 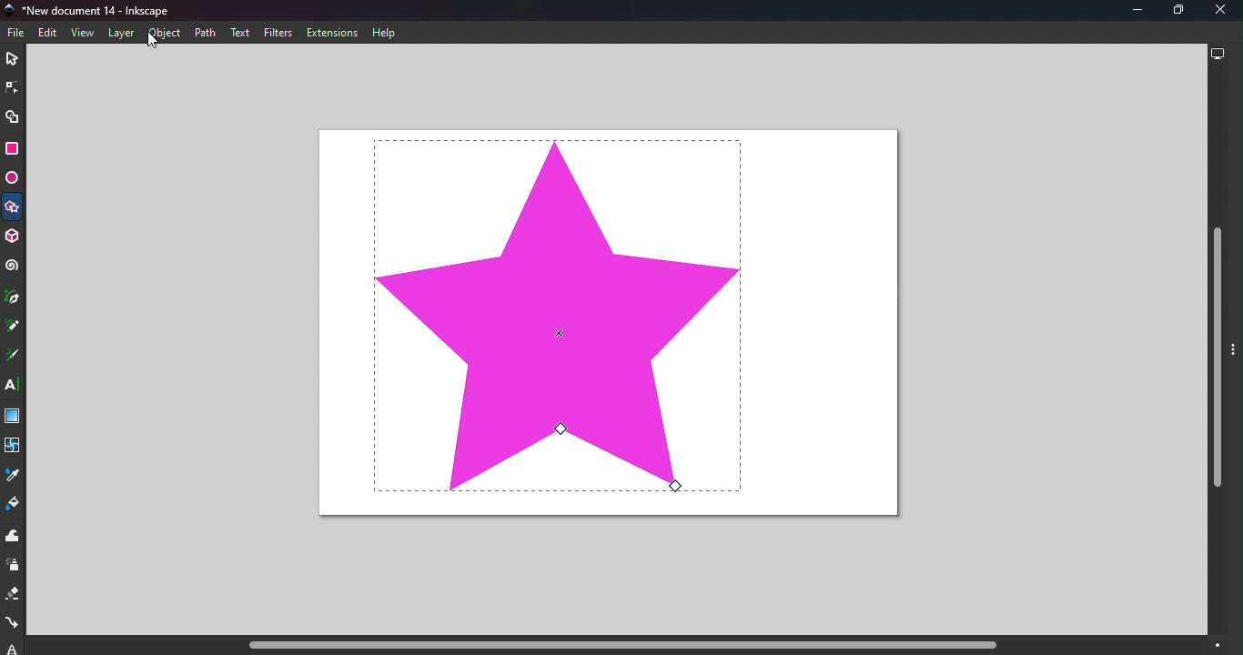 I want to click on Dropper tool, so click(x=11, y=479).